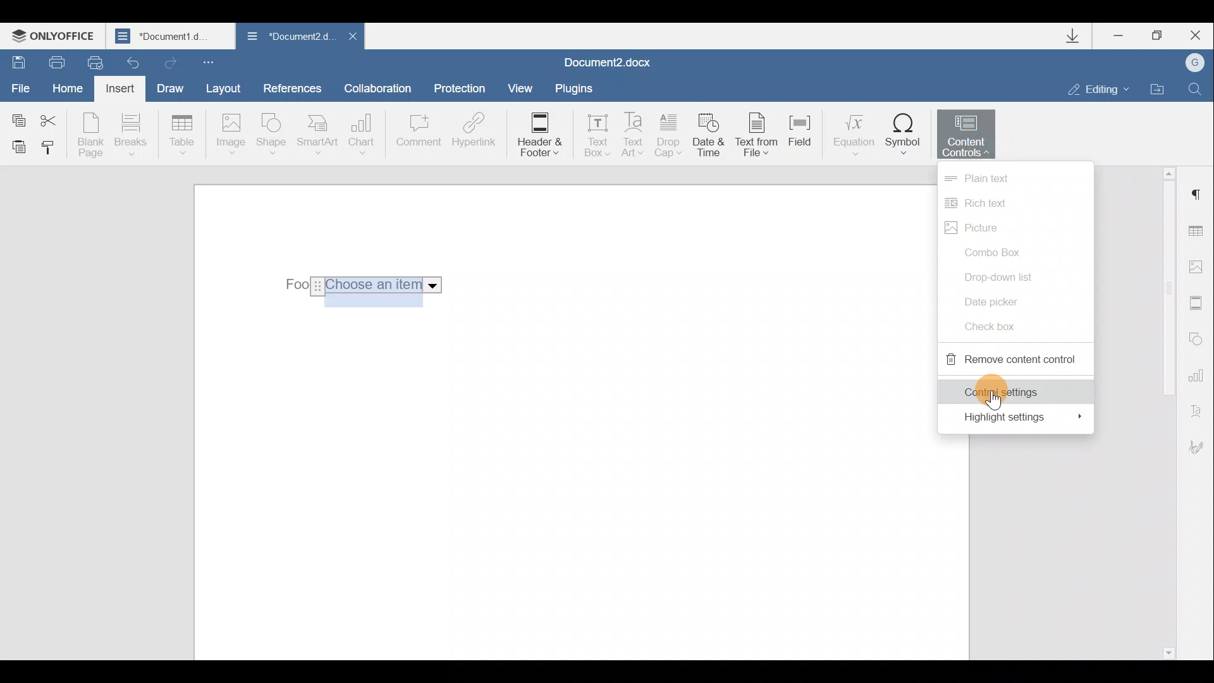 The width and height of the screenshot is (1214, 683). Describe the element at coordinates (521, 87) in the screenshot. I see `View` at that location.